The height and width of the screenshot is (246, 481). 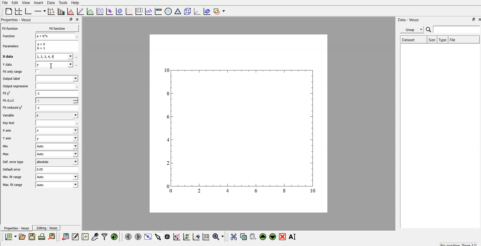 I want to click on previous page , so click(x=128, y=237).